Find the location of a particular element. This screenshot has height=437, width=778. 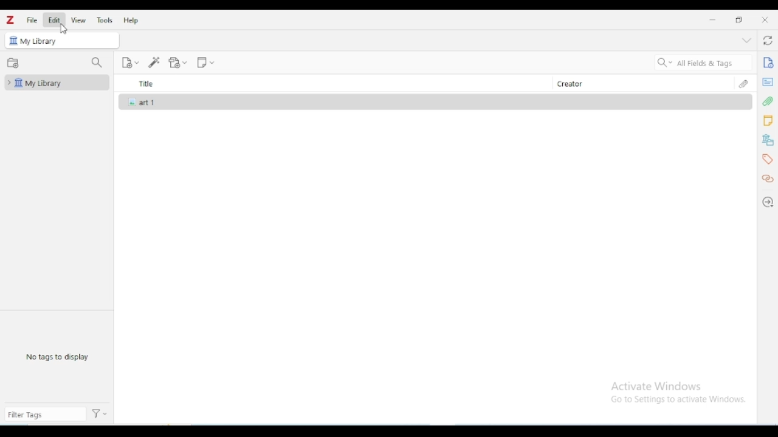

no tags to display is located at coordinates (57, 356).